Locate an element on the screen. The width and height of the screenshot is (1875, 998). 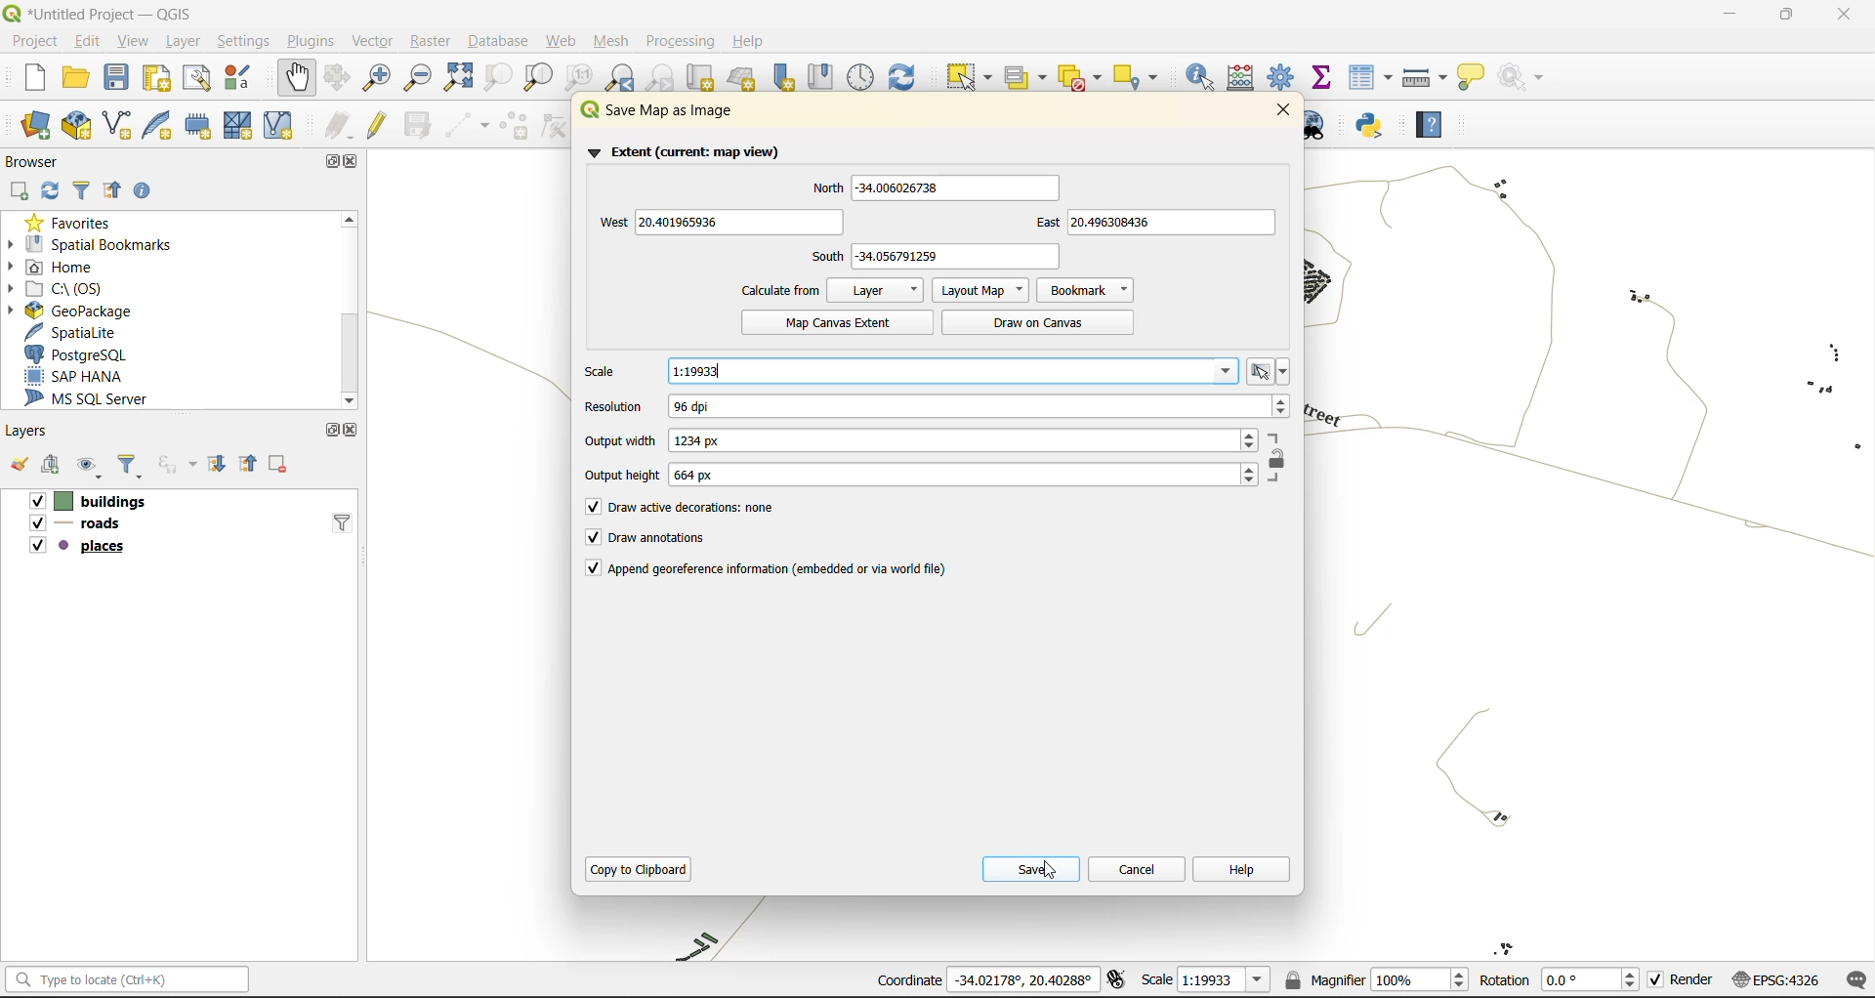
crs is located at coordinates (1771, 977).